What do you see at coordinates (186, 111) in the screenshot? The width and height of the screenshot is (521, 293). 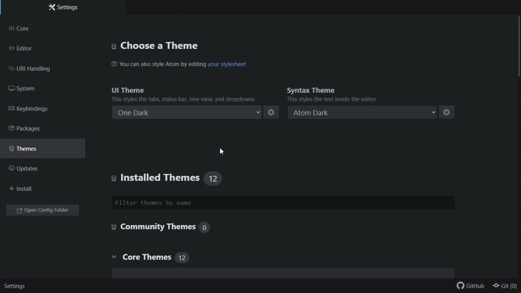 I see `One dark enabled` at bounding box center [186, 111].